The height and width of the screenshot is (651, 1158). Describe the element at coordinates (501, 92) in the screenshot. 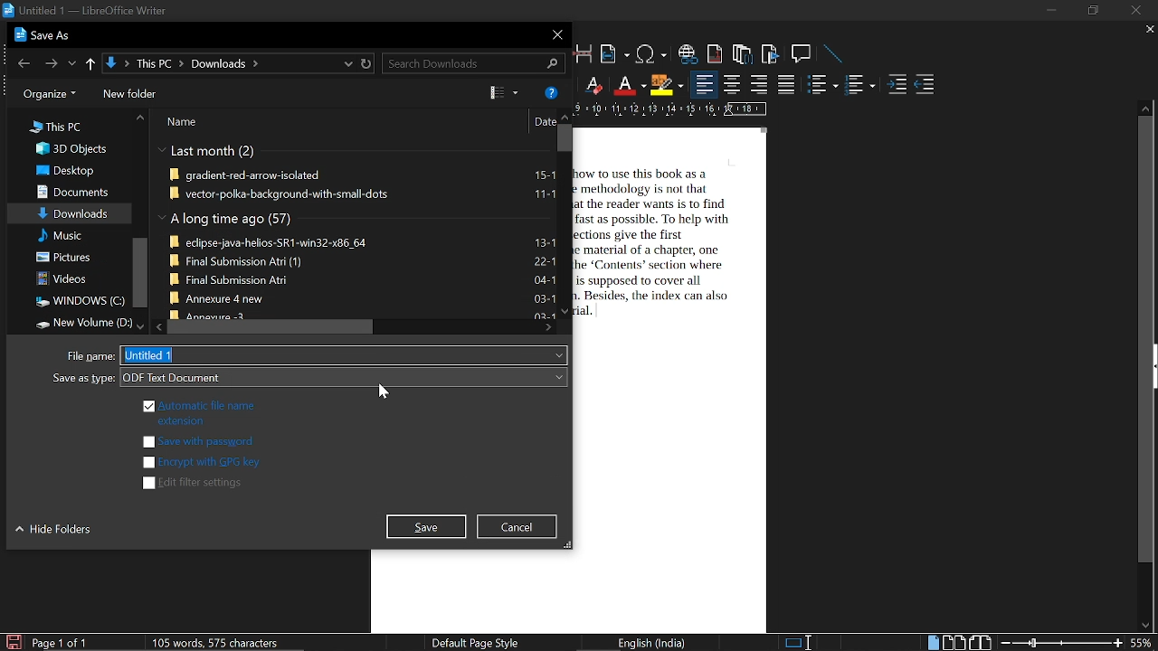

I see `preview pane` at that location.